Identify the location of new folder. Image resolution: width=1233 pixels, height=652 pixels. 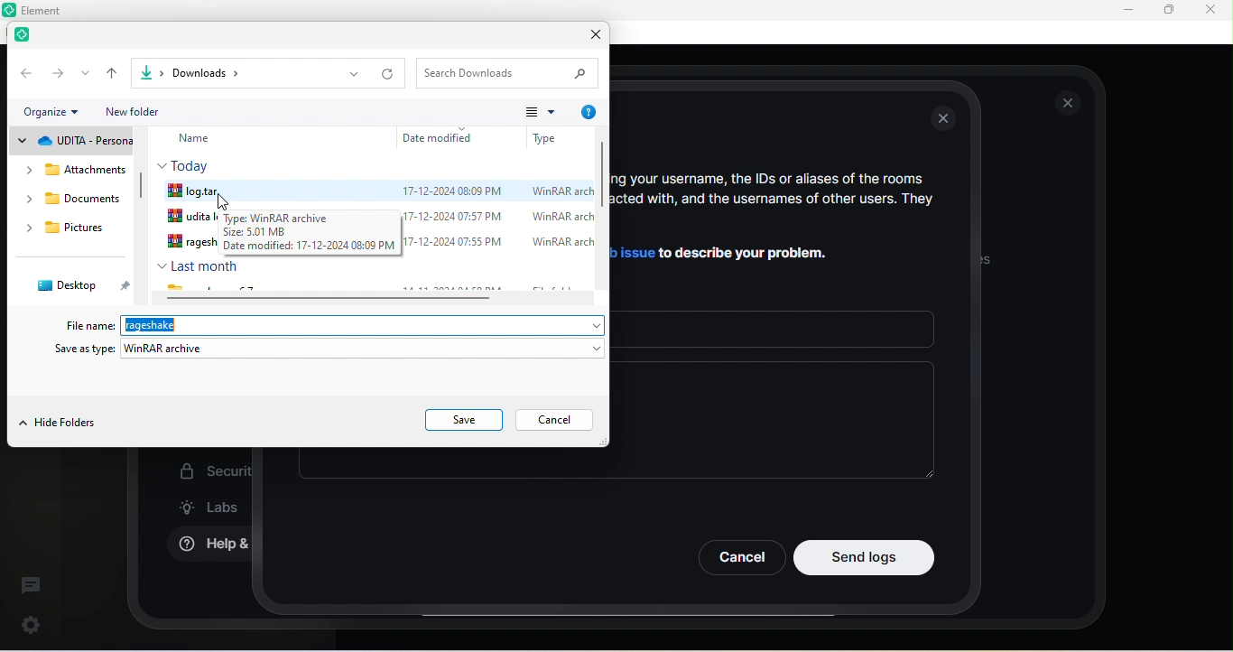
(145, 111).